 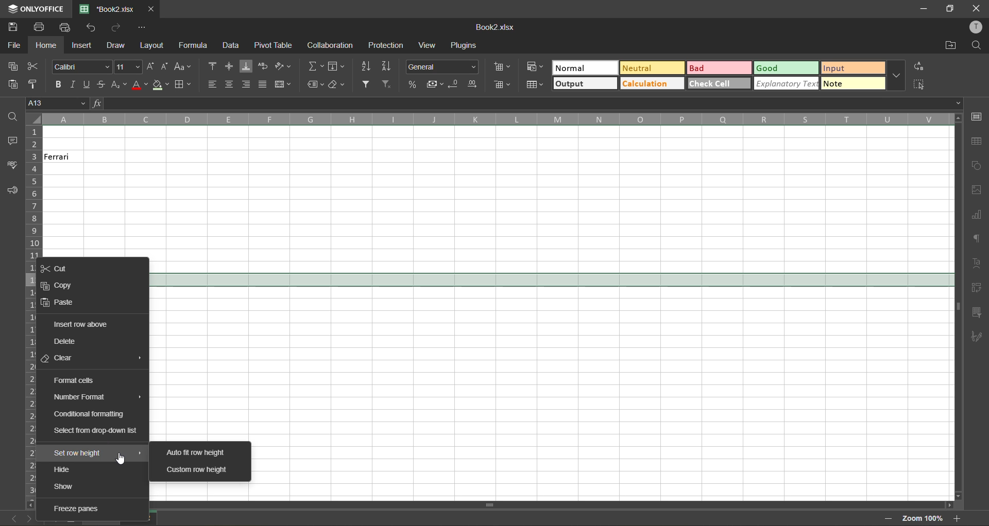 What do you see at coordinates (36, 82) in the screenshot?
I see `copy style` at bounding box center [36, 82].